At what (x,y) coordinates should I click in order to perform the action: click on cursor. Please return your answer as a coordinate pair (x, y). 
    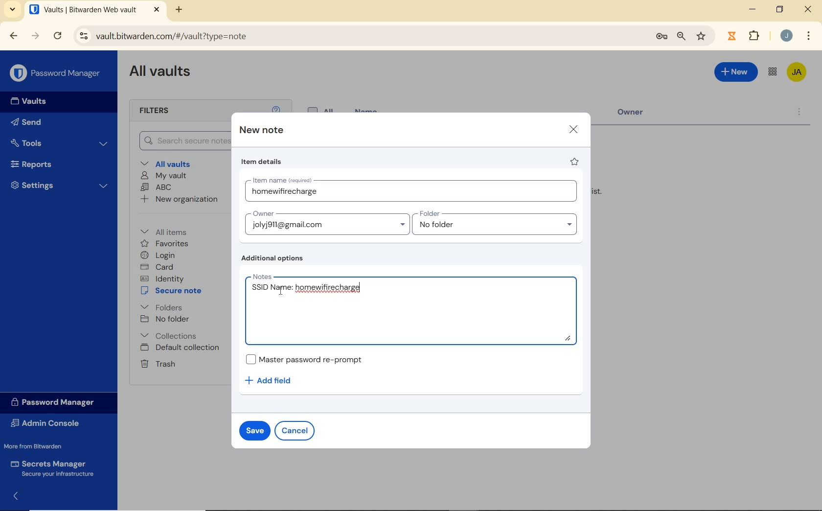
    Looking at the image, I should click on (280, 292).